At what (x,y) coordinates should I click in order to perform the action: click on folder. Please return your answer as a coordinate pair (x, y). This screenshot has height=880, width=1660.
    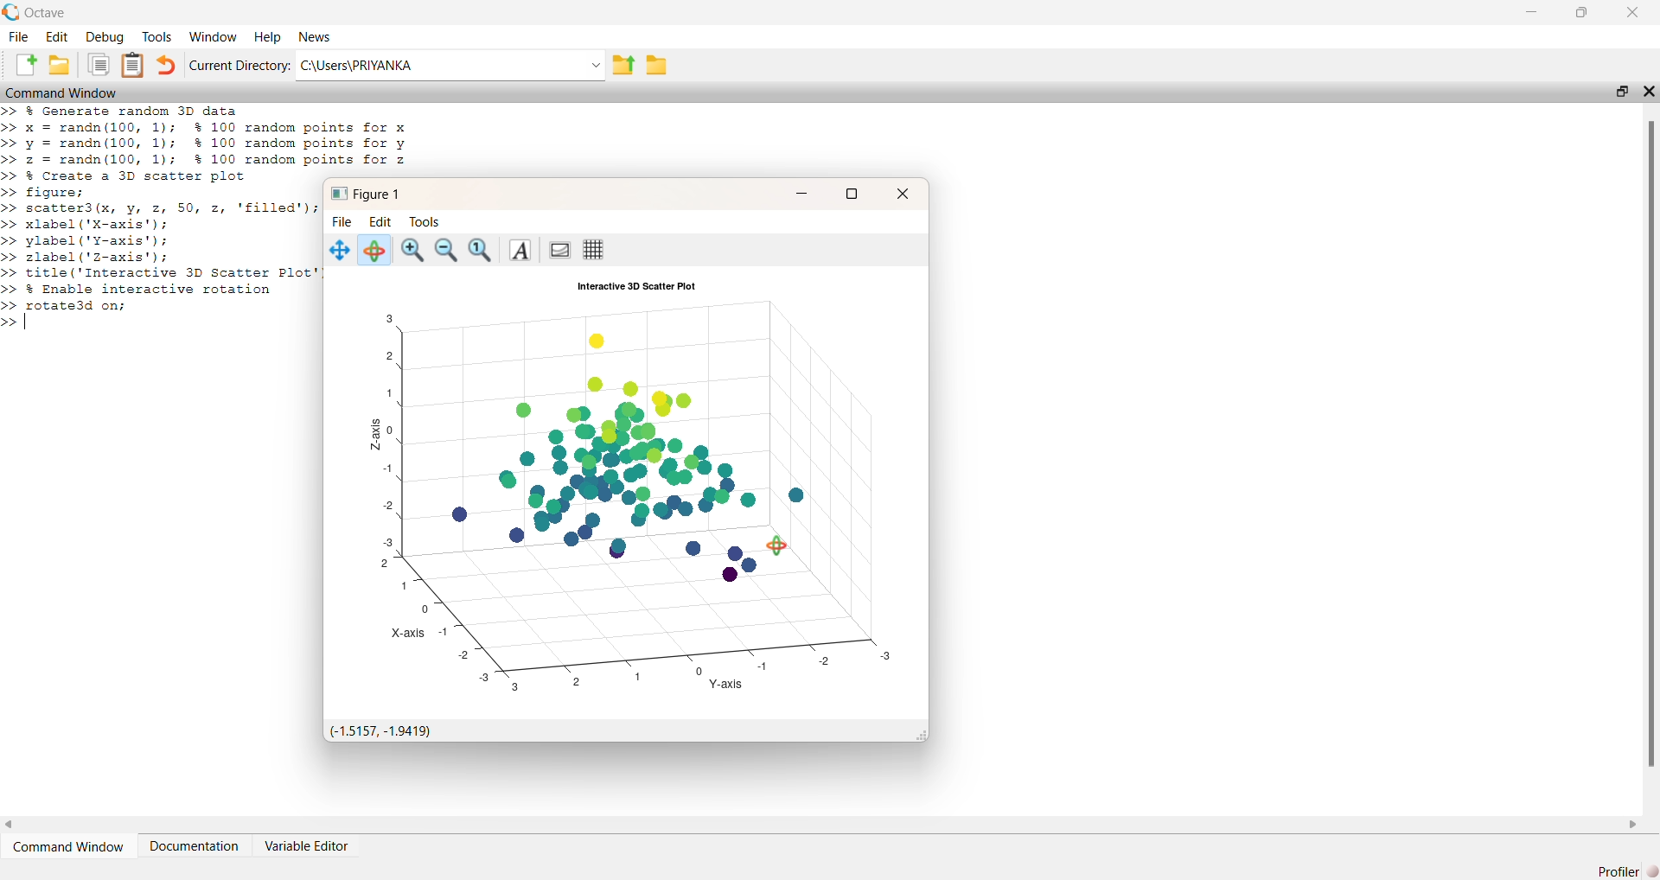
    Looking at the image, I should click on (58, 64).